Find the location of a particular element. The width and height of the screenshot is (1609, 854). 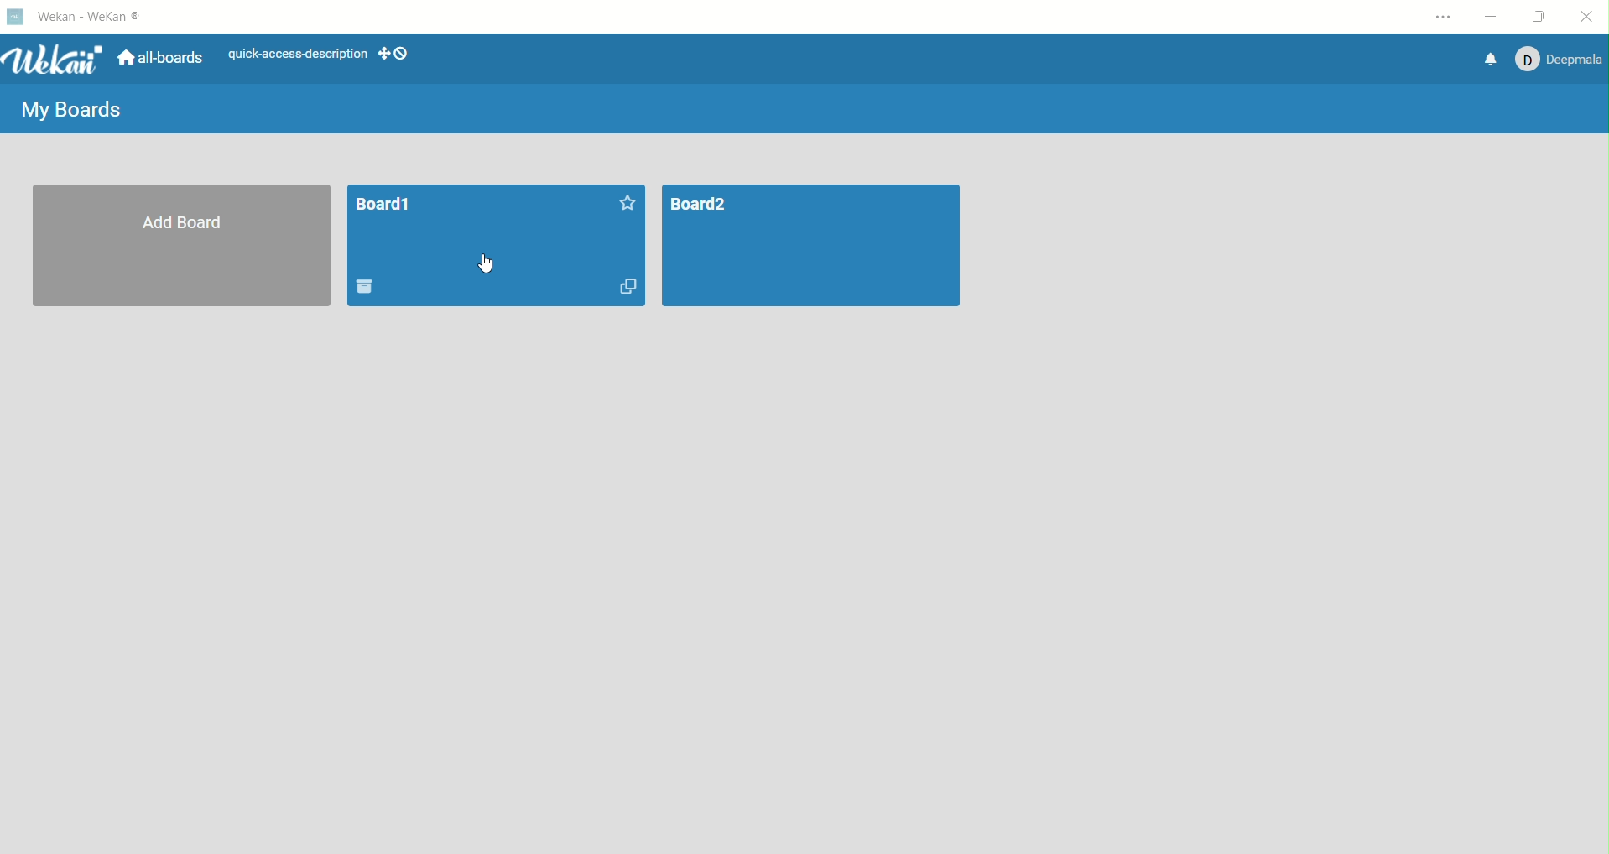

board2 is located at coordinates (812, 247).